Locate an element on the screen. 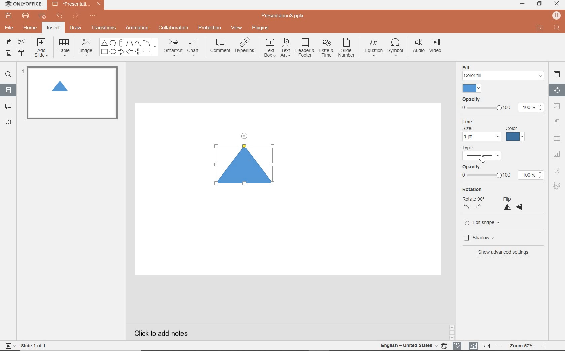  flip is located at coordinates (513, 204).